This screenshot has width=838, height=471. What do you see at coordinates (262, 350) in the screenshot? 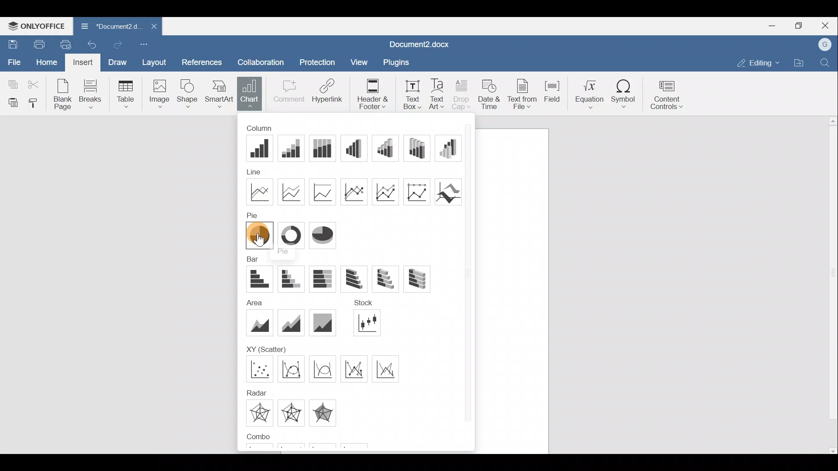
I see `XY scatter` at bounding box center [262, 350].